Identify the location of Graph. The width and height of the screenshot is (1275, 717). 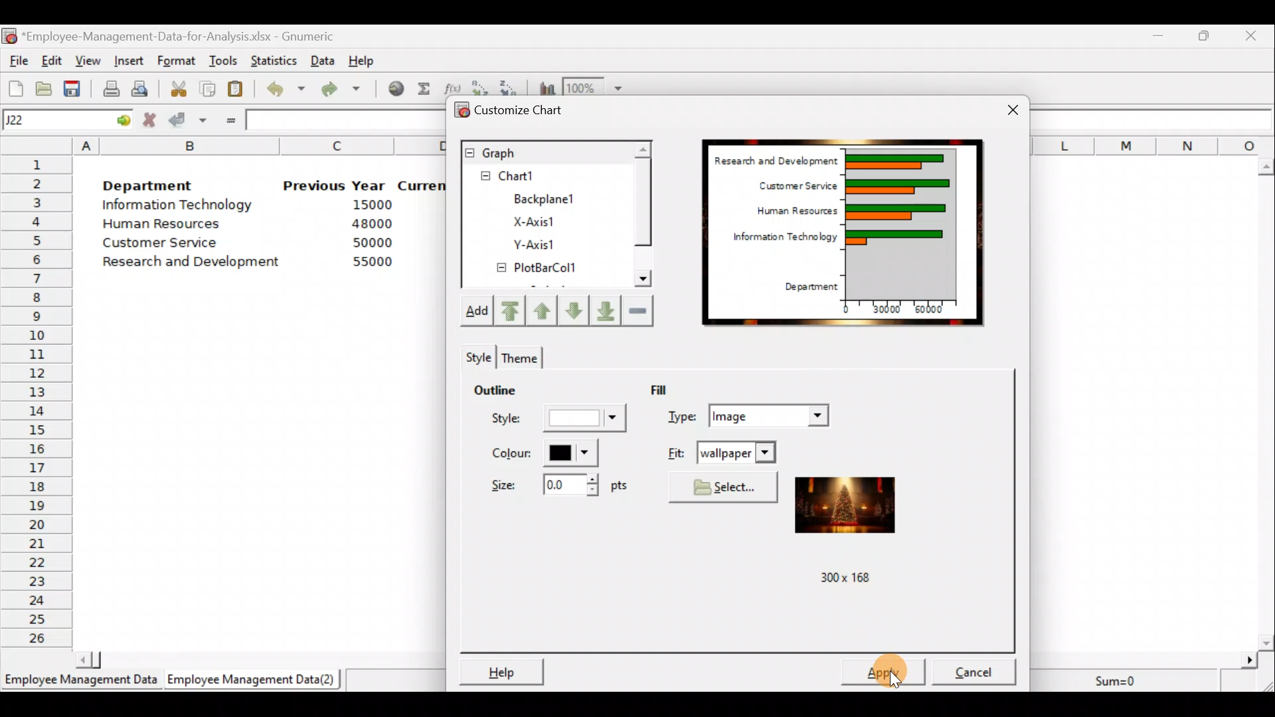
(545, 151).